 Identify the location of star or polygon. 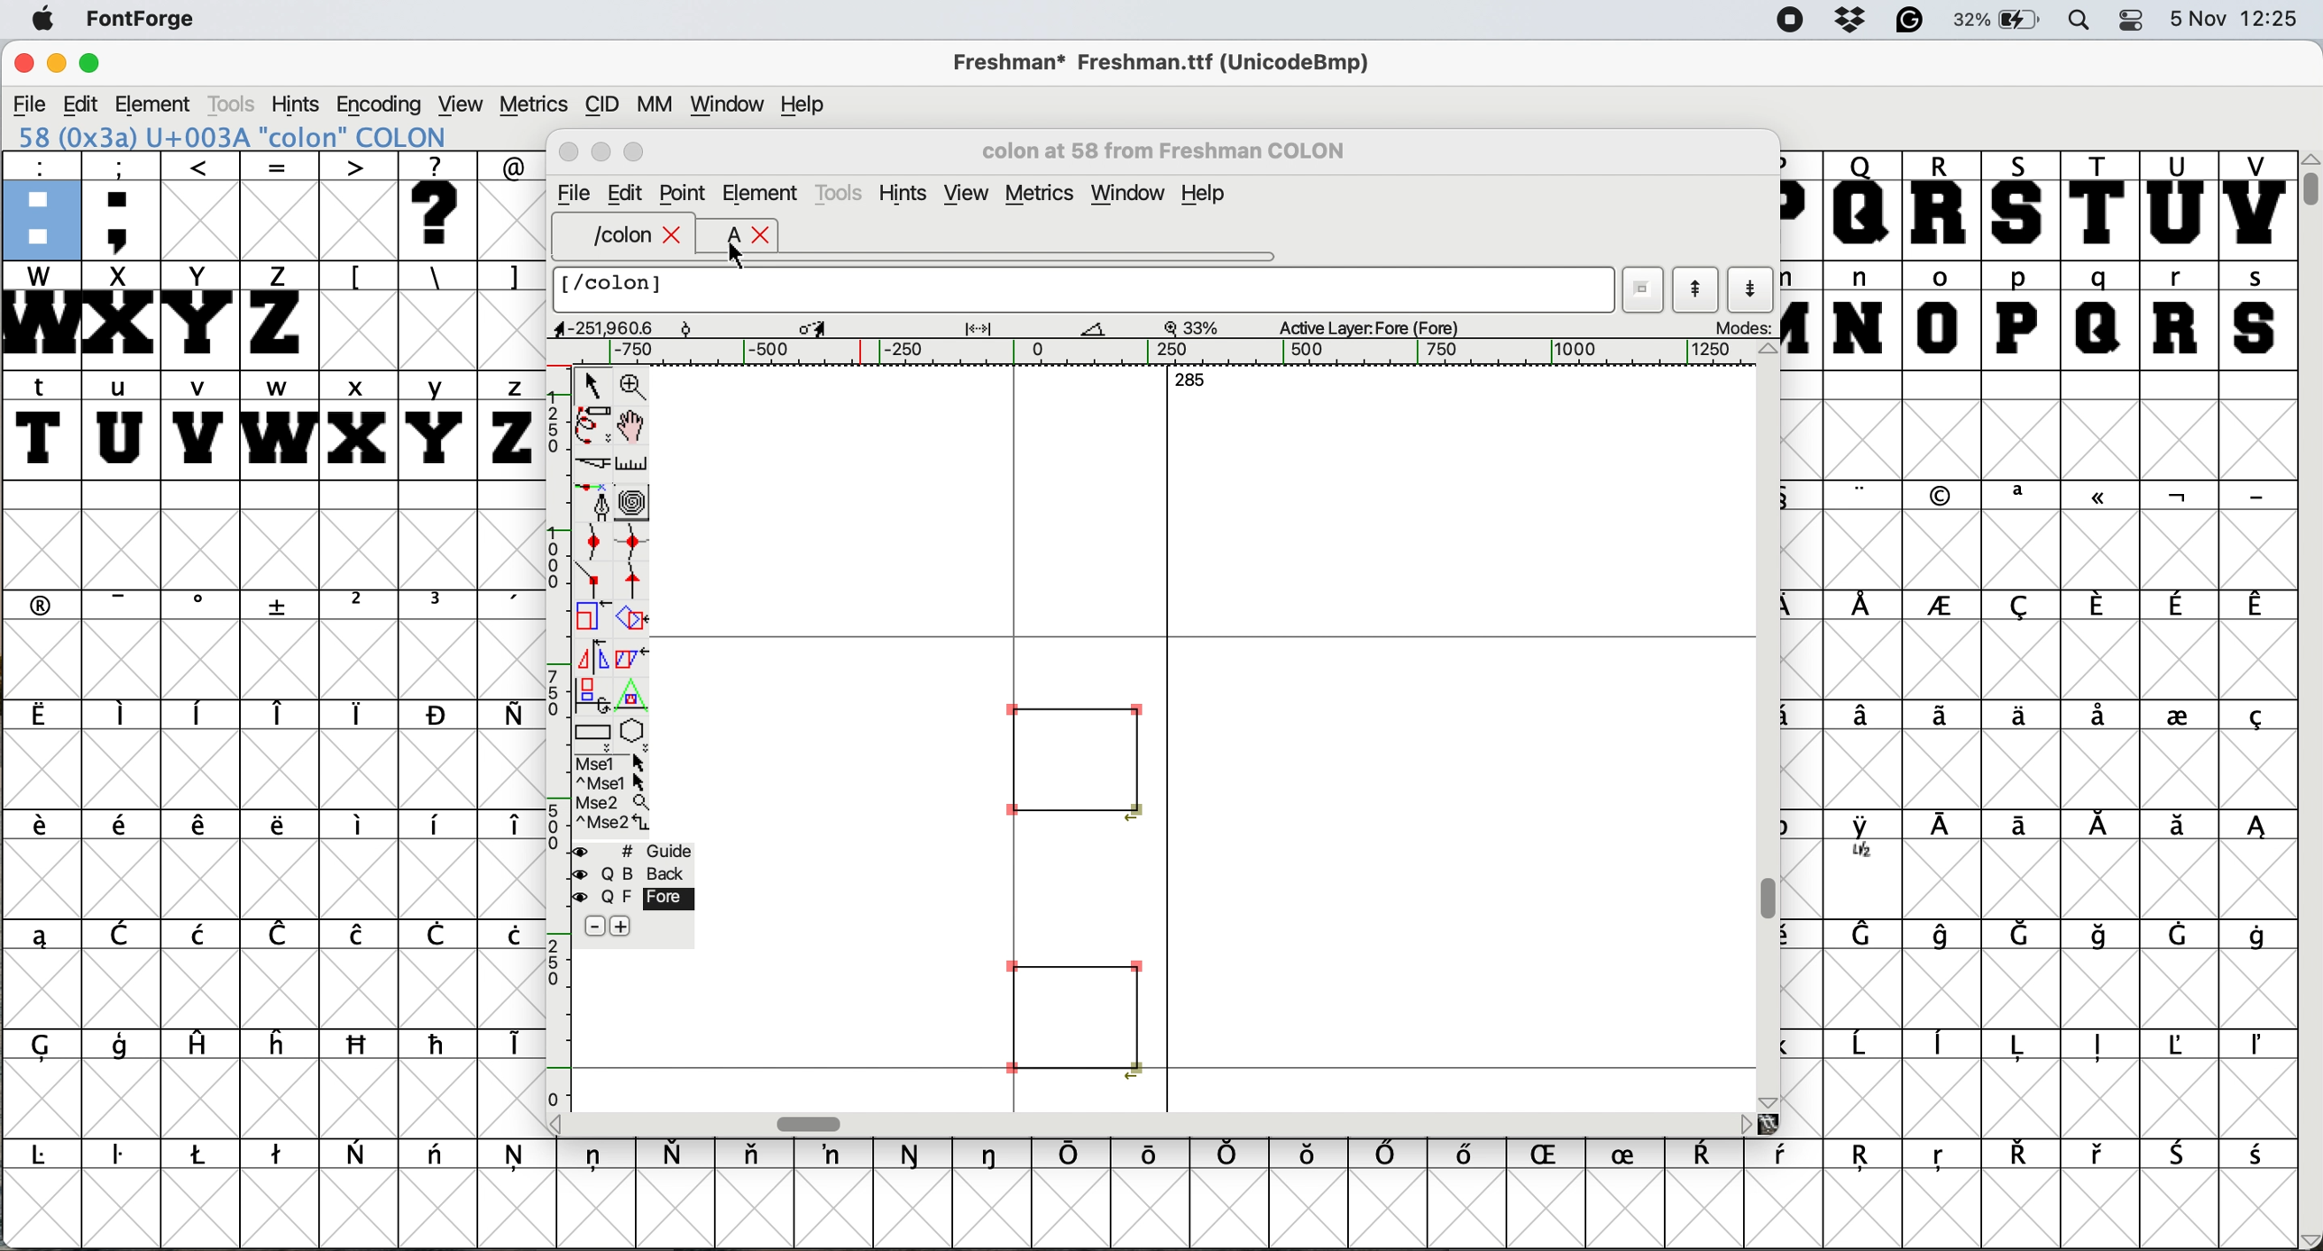
(638, 727).